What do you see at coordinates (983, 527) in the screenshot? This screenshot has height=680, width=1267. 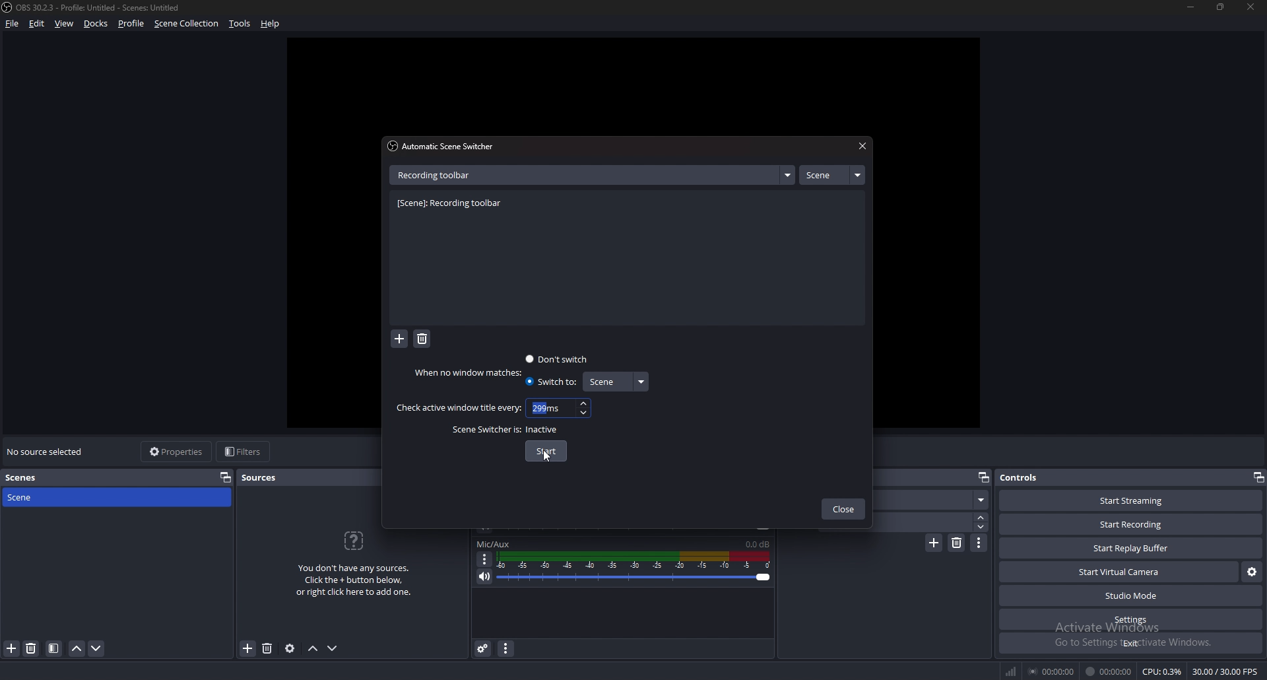 I see `decrease duration` at bounding box center [983, 527].